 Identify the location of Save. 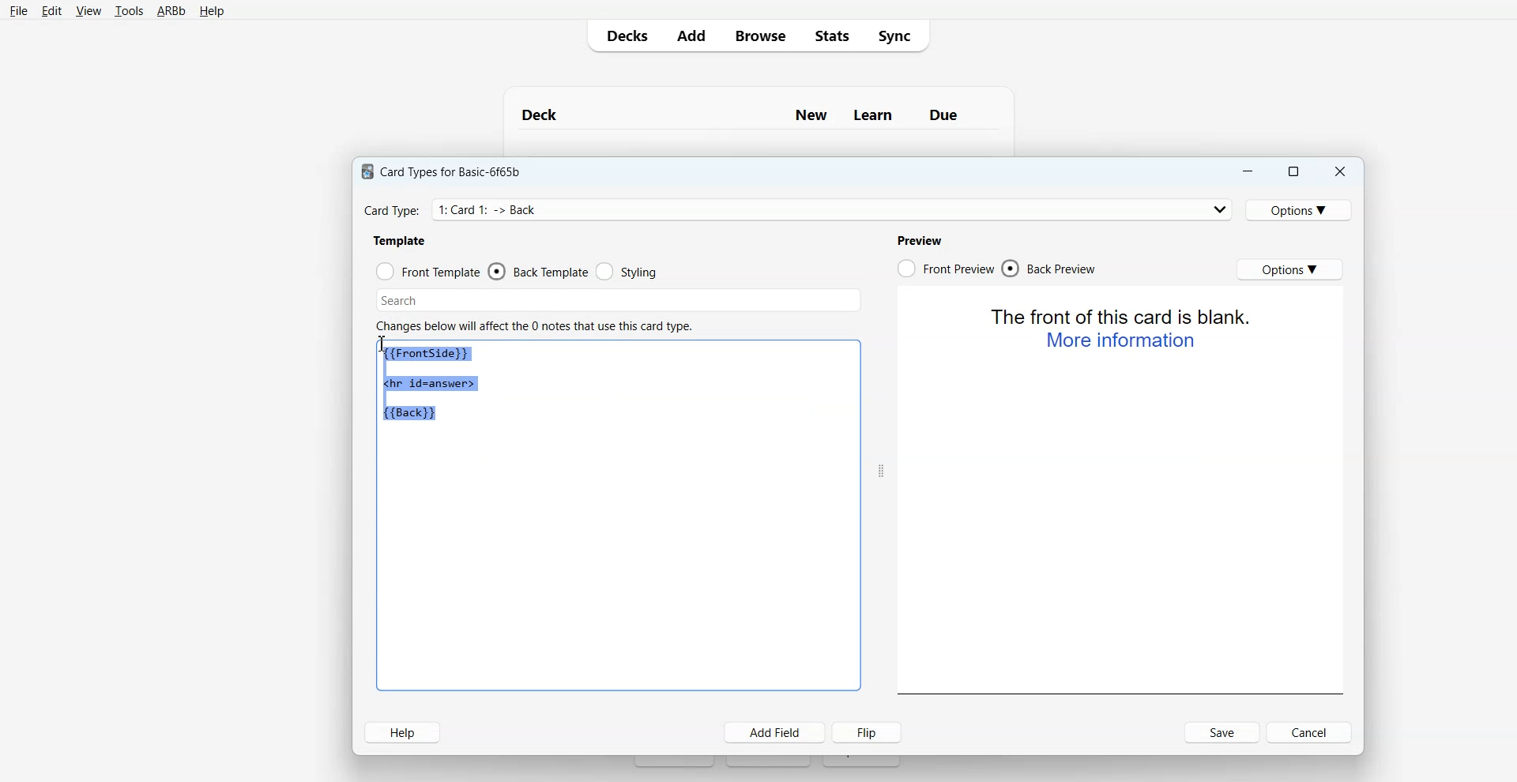
(1222, 732).